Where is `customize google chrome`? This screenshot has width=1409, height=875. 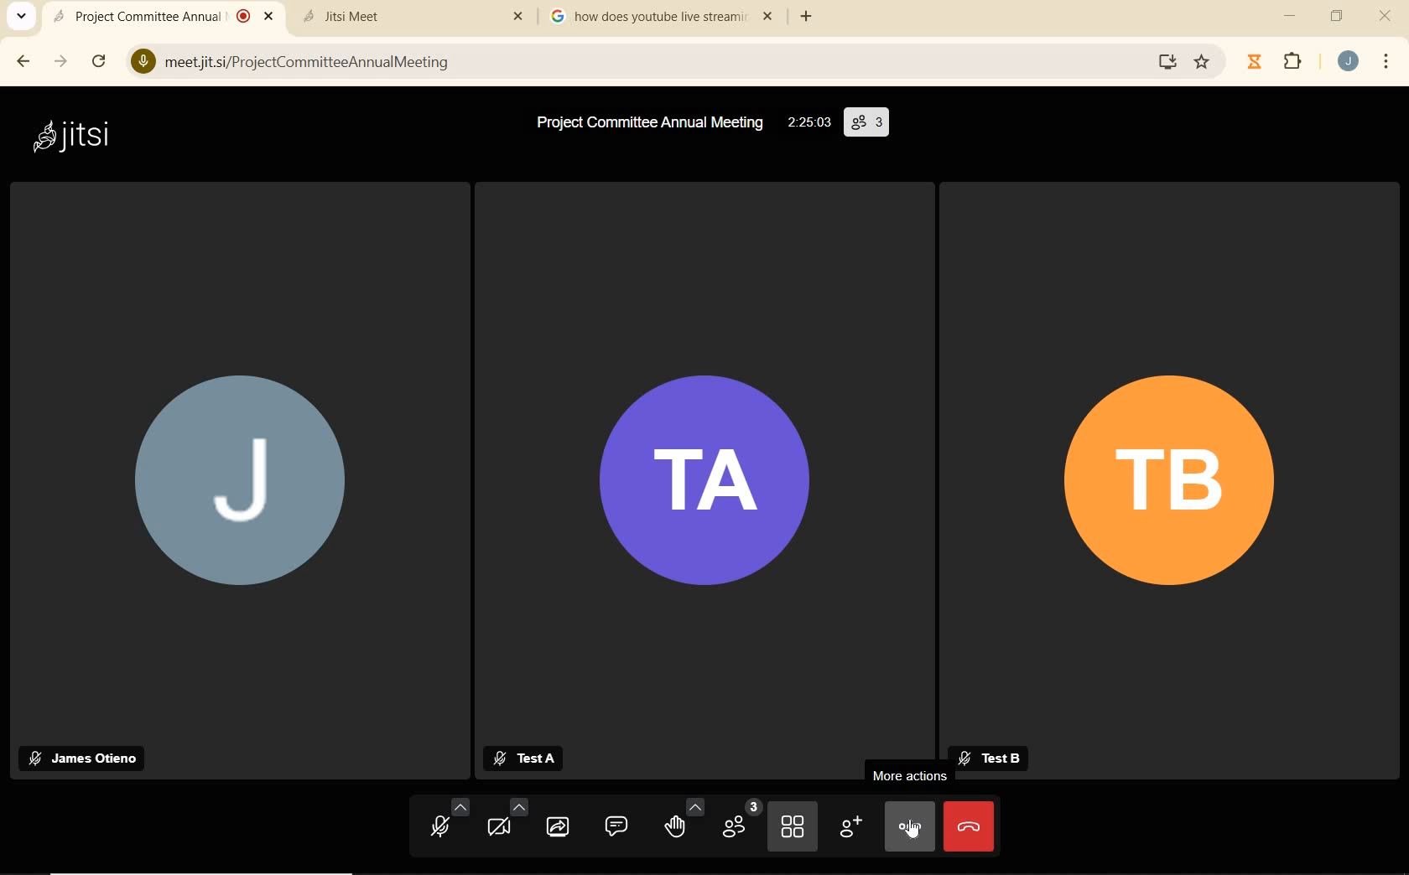 customize google chrome is located at coordinates (1391, 61).